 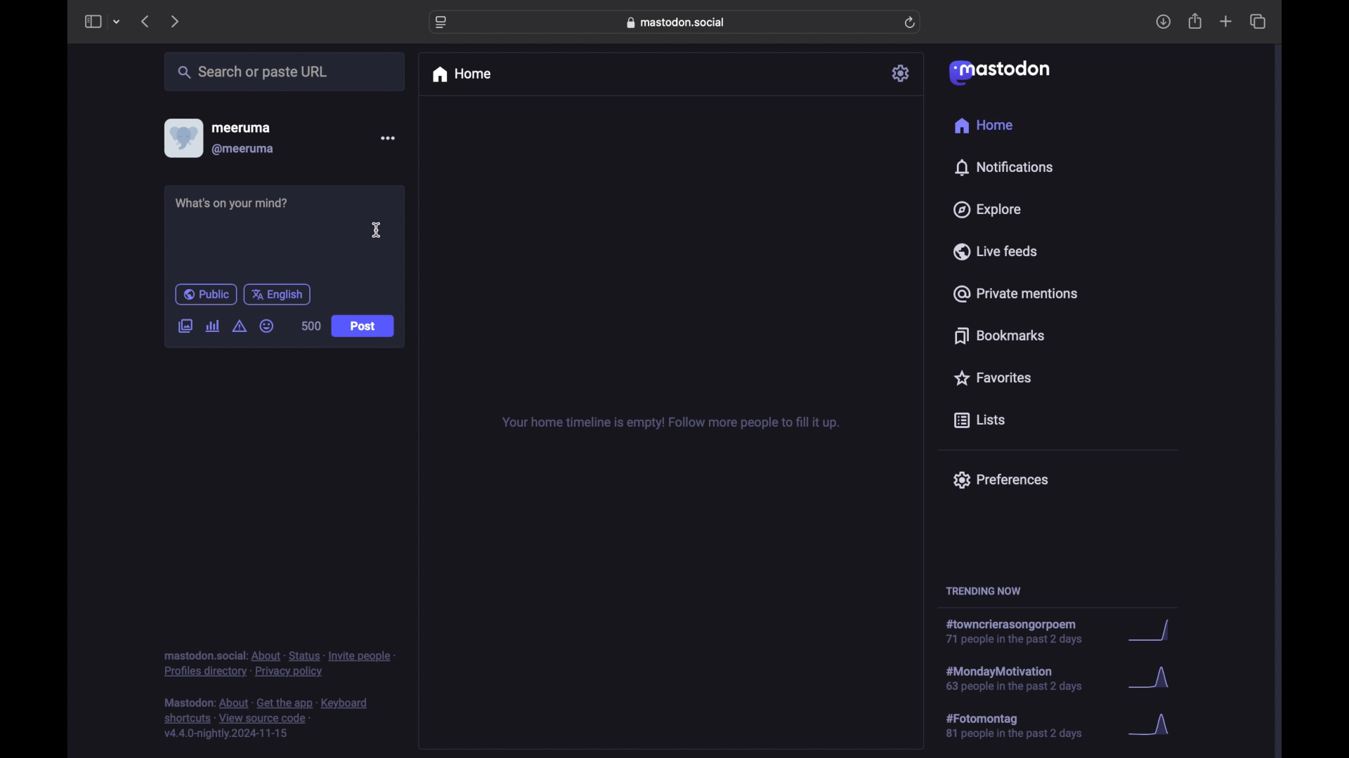 I want to click on public, so click(x=206, y=294).